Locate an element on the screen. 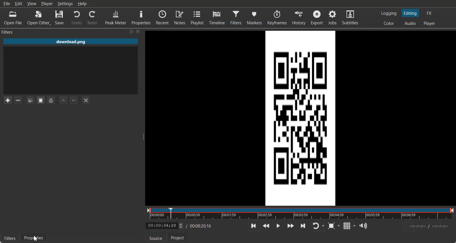  Toggle play or Pause is located at coordinates (278, 225).